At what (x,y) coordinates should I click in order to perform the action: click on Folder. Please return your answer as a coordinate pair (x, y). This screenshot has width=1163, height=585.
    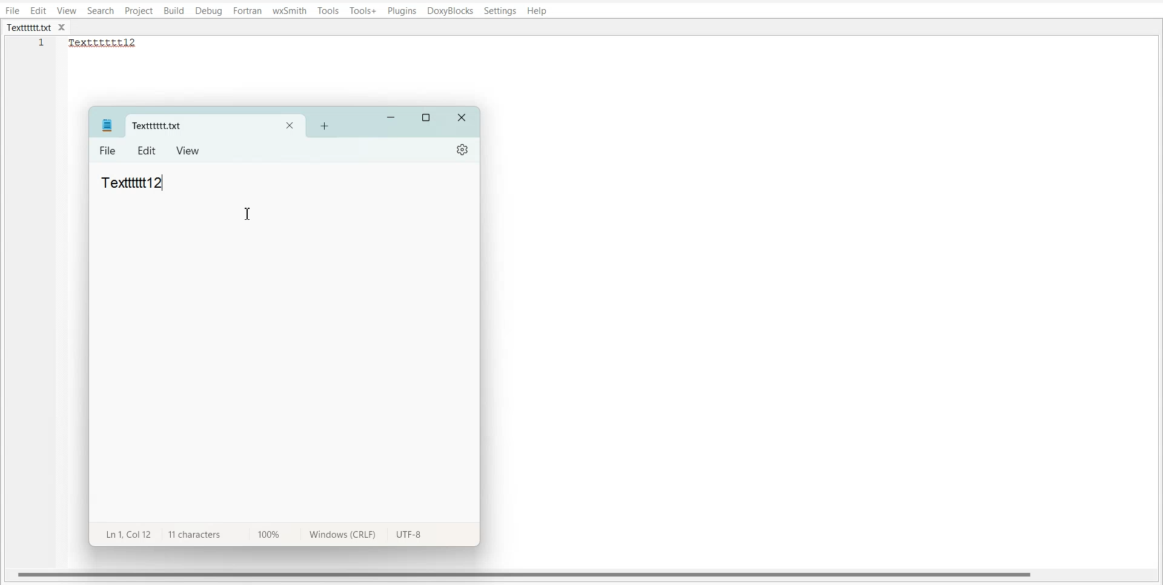
    Looking at the image, I should click on (195, 126).